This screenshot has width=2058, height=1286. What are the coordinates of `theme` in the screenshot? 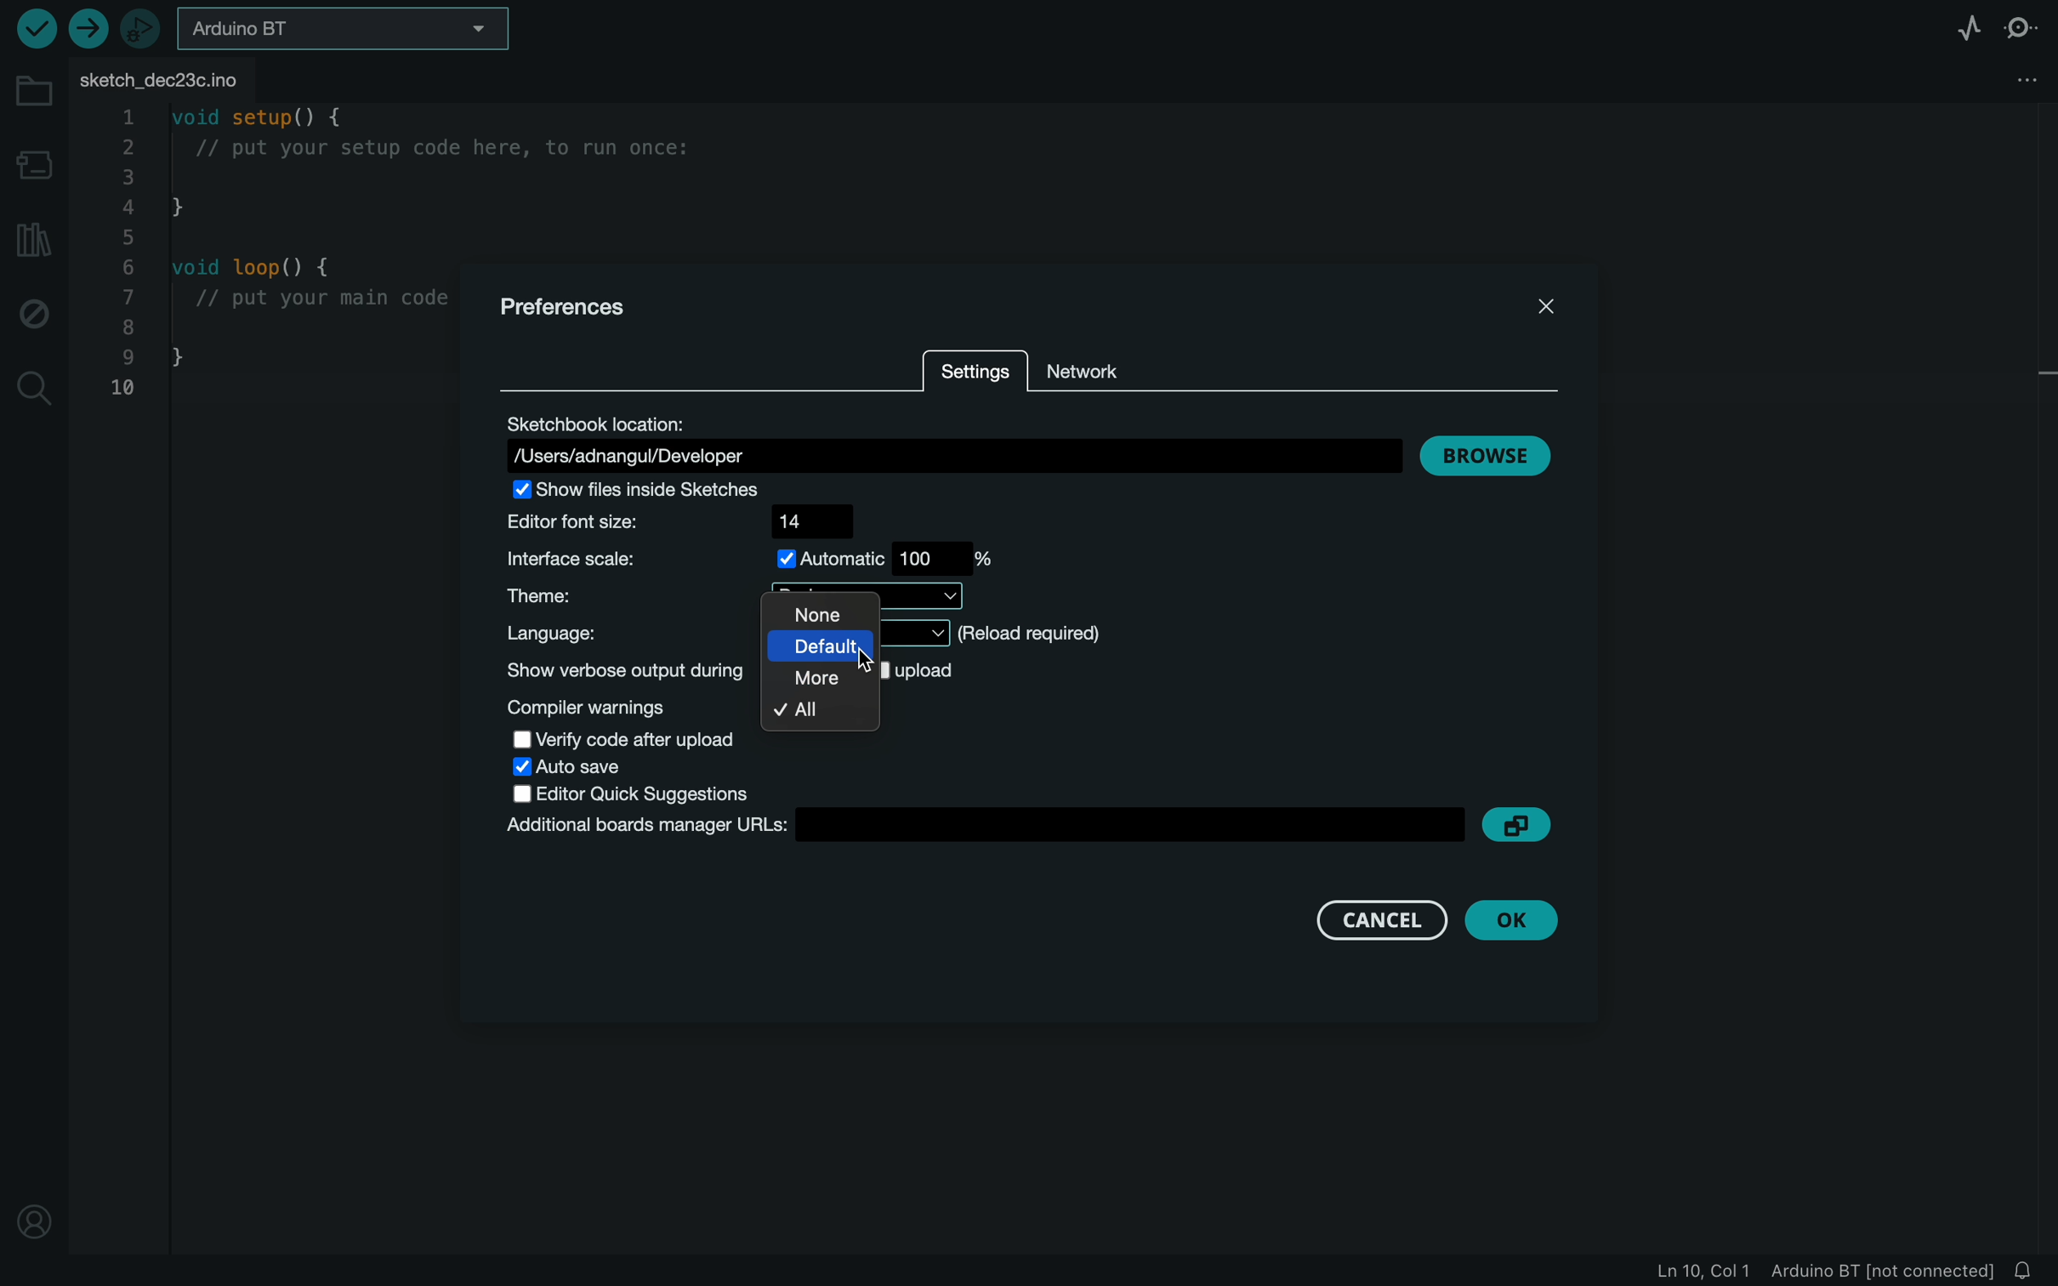 It's located at (736, 595).